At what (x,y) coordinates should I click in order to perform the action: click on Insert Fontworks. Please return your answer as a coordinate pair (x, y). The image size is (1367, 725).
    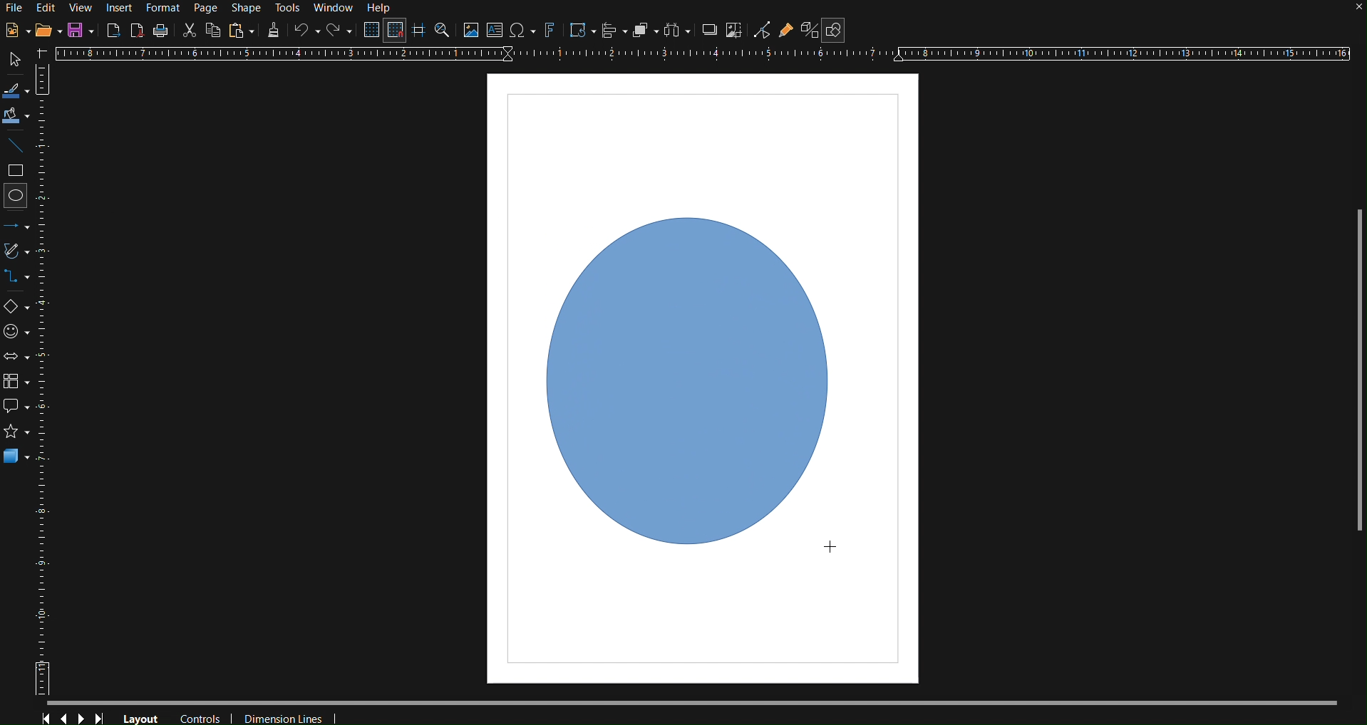
    Looking at the image, I should click on (550, 31).